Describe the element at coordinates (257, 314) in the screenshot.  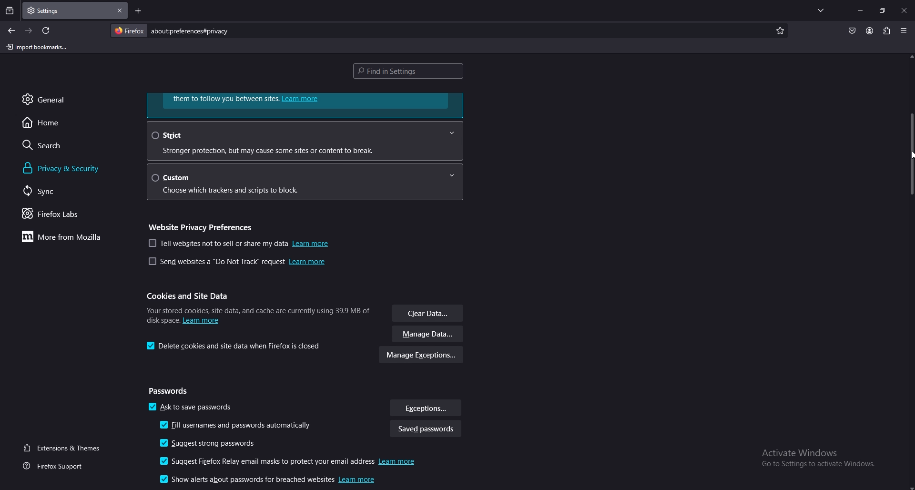
I see `info` at that location.